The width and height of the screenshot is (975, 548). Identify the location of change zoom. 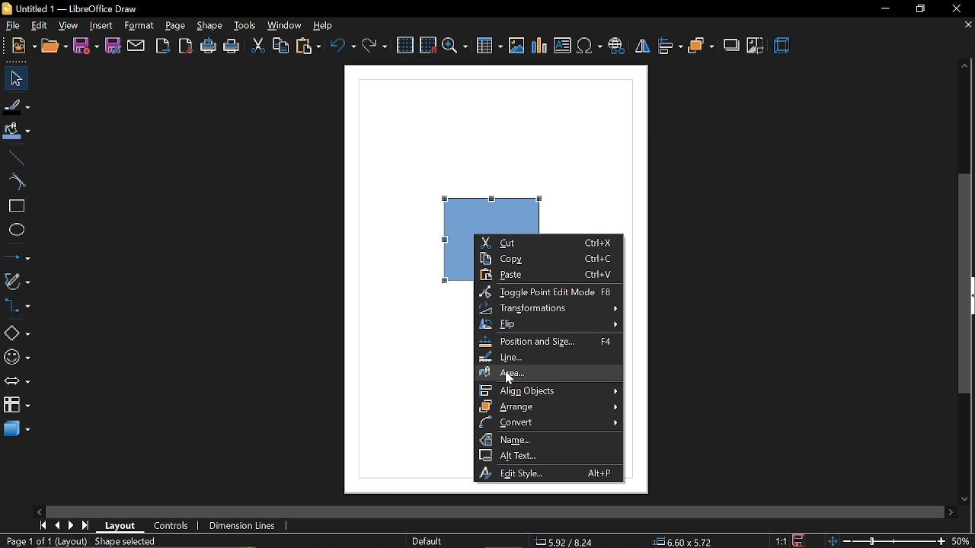
(900, 542).